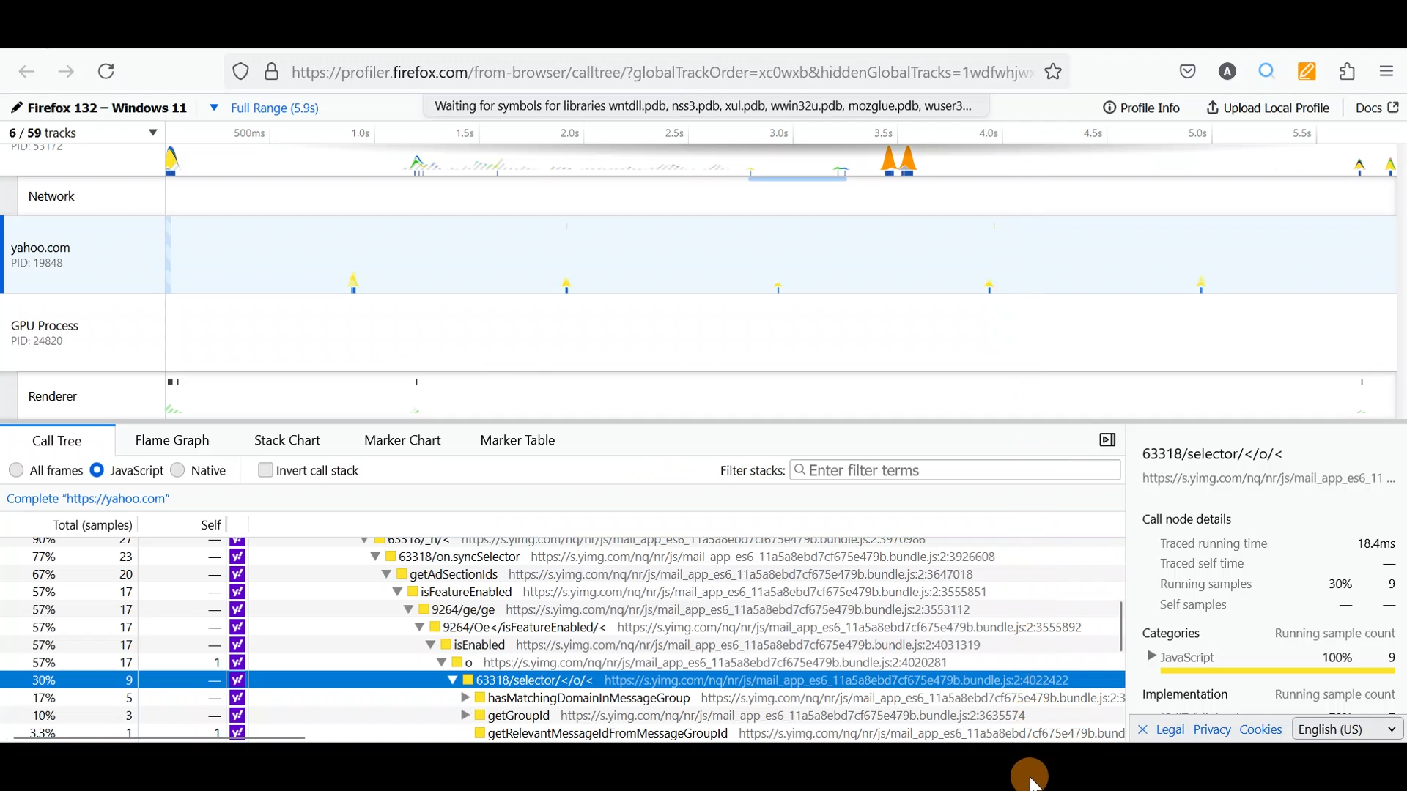 The width and height of the screenshot is (1407, 791). I want to click on , so click(67, 393).